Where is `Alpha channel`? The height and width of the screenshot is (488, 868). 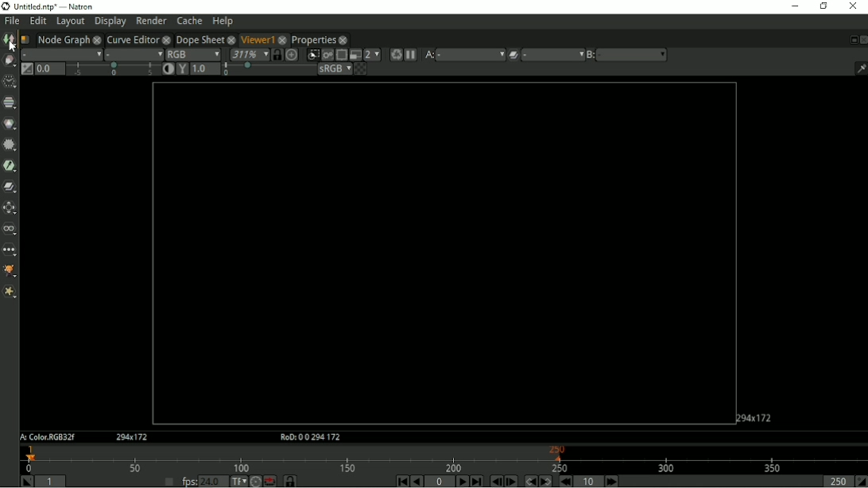 Alpha channel is located at coordinates (134, 54).